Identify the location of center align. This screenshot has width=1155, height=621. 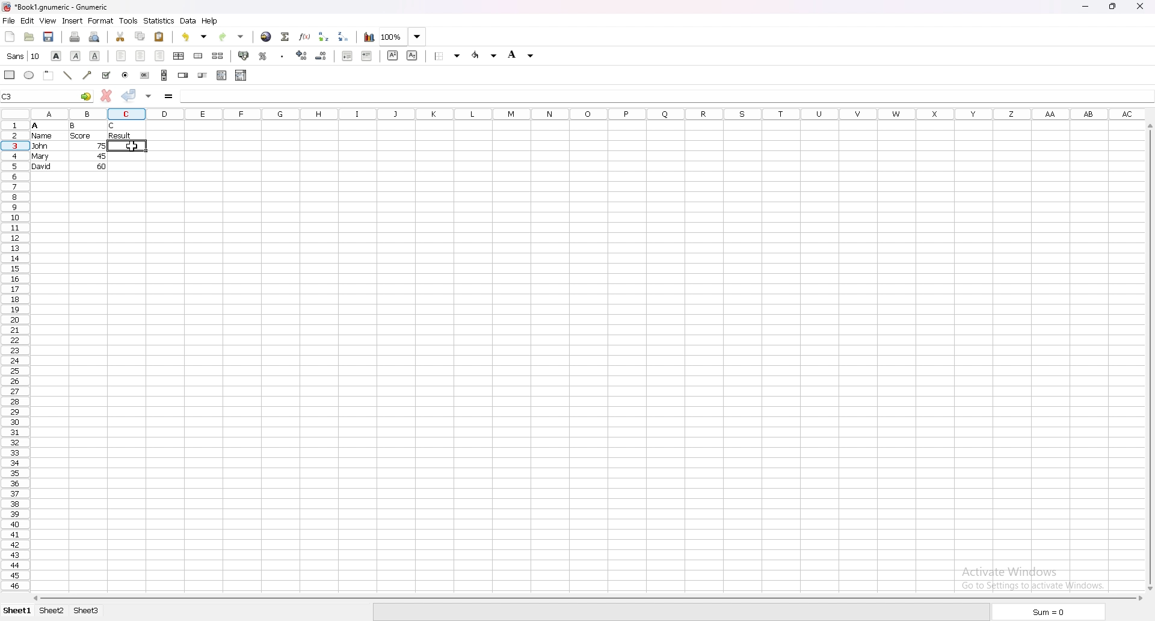
(140, 55).